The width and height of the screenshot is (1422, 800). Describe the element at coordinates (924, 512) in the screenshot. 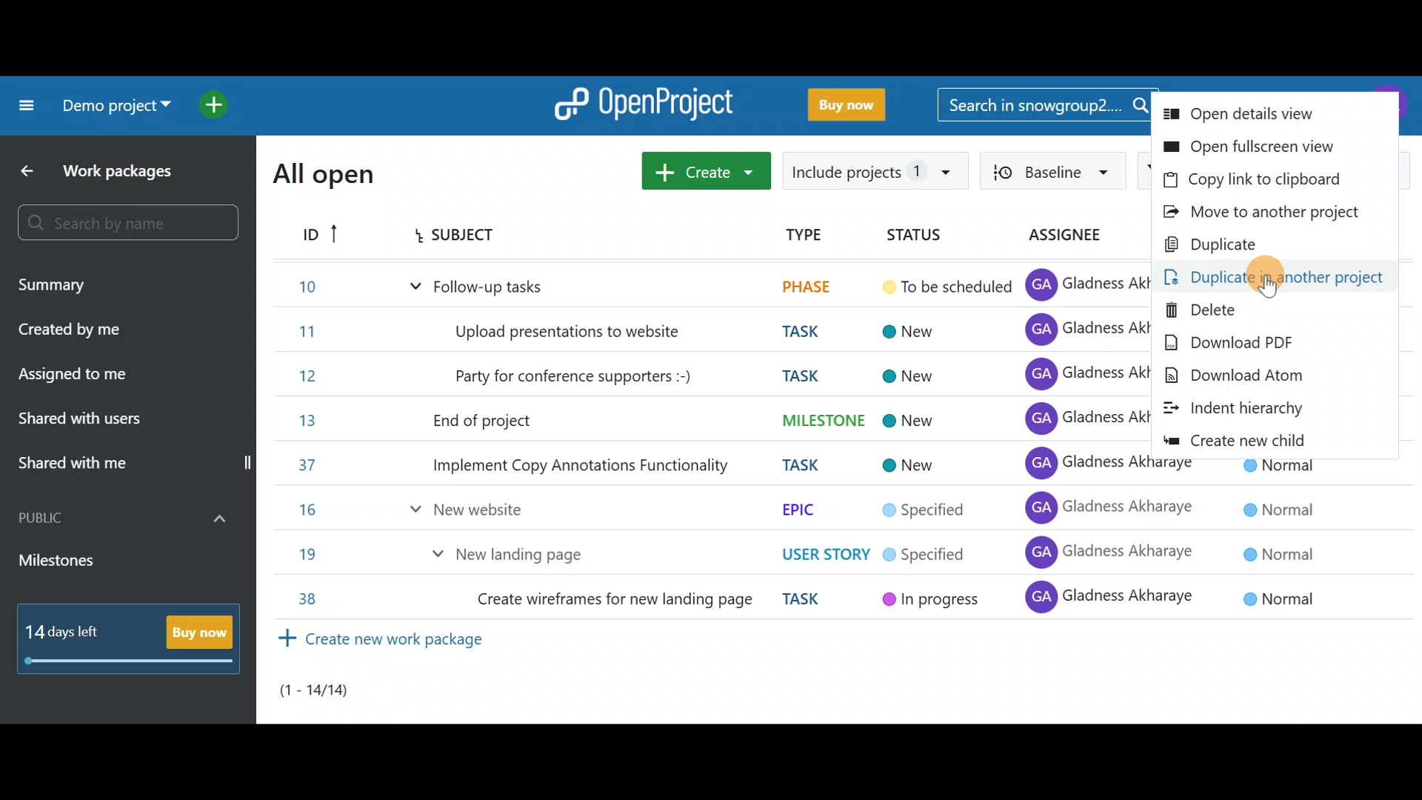

I see `Specified` at that location.